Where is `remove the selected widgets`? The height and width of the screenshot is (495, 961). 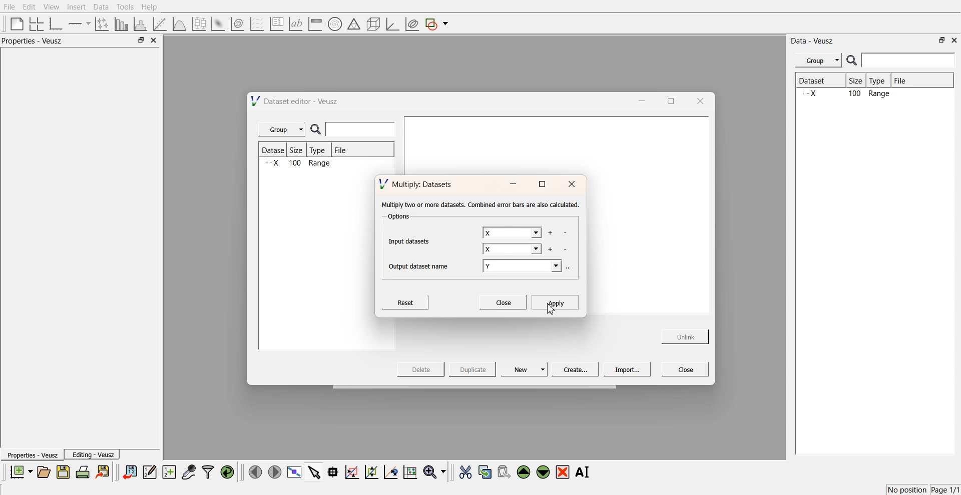 remove the selected widgets is located at coordinates (564, 472).